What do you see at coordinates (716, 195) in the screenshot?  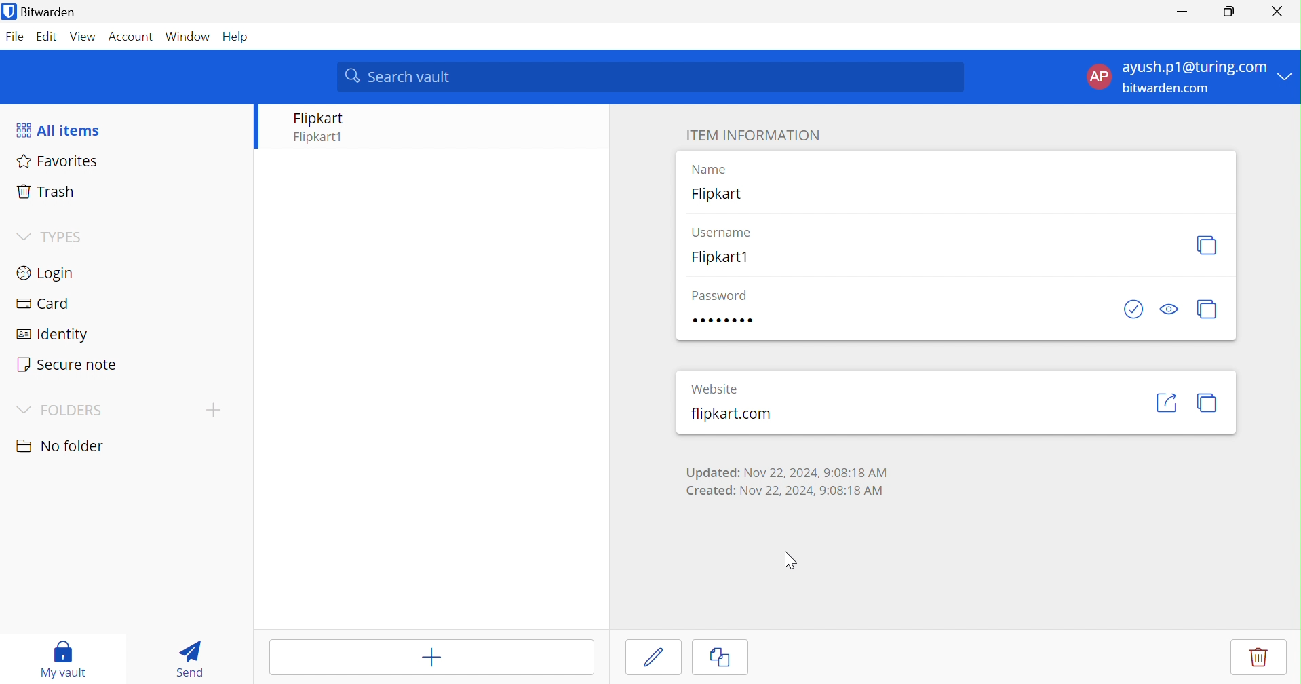 I see `Flipkart` at bounding box center [716, 195].